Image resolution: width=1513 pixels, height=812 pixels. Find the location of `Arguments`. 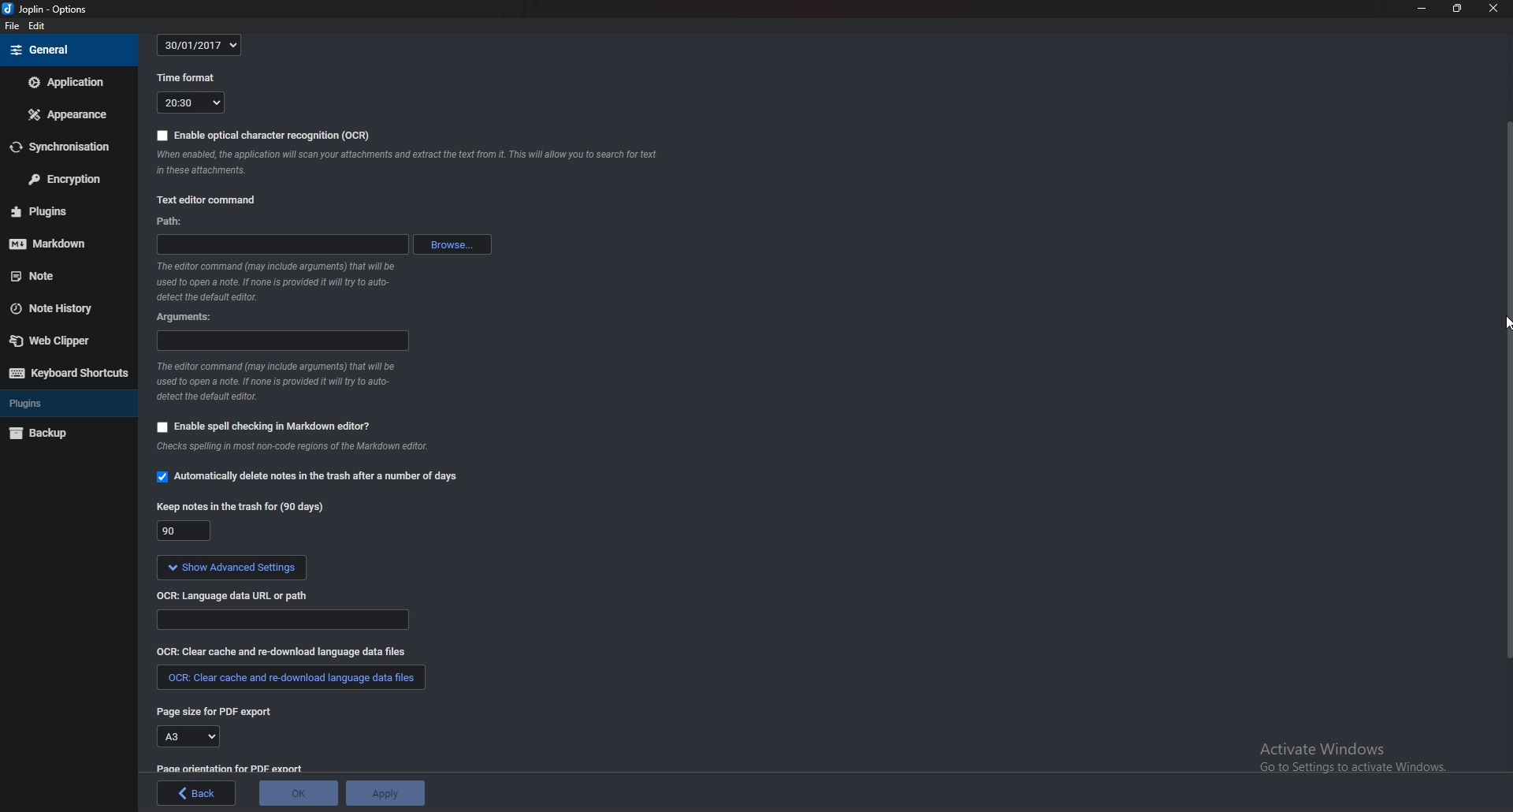

Arguments is located at coordinates (284, 341).